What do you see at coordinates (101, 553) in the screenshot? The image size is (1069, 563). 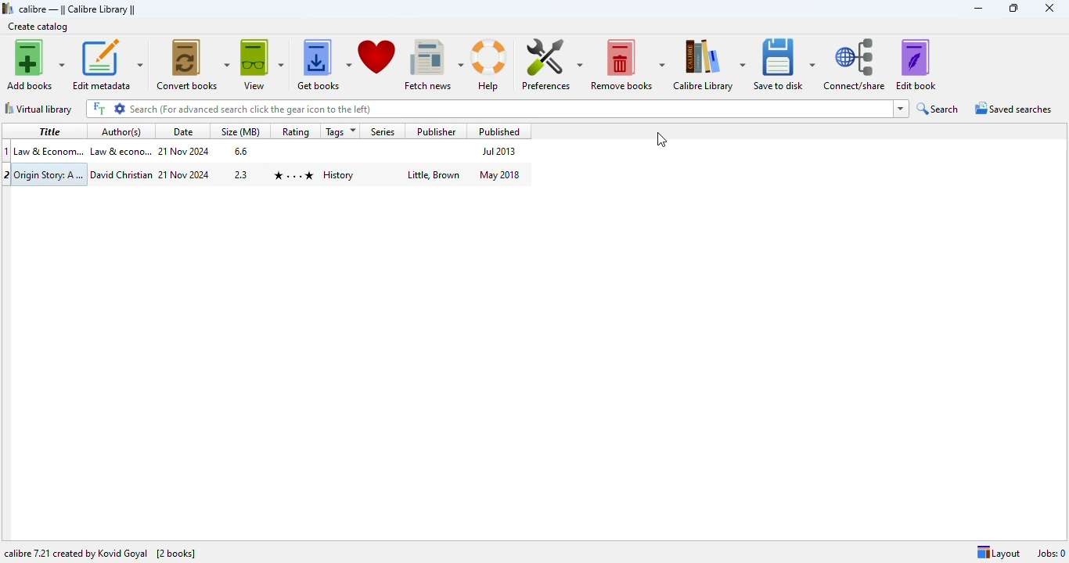 I see `calibre 7.21 created by Kovind Goyal [2 books]` at bounding box center [101, 553].